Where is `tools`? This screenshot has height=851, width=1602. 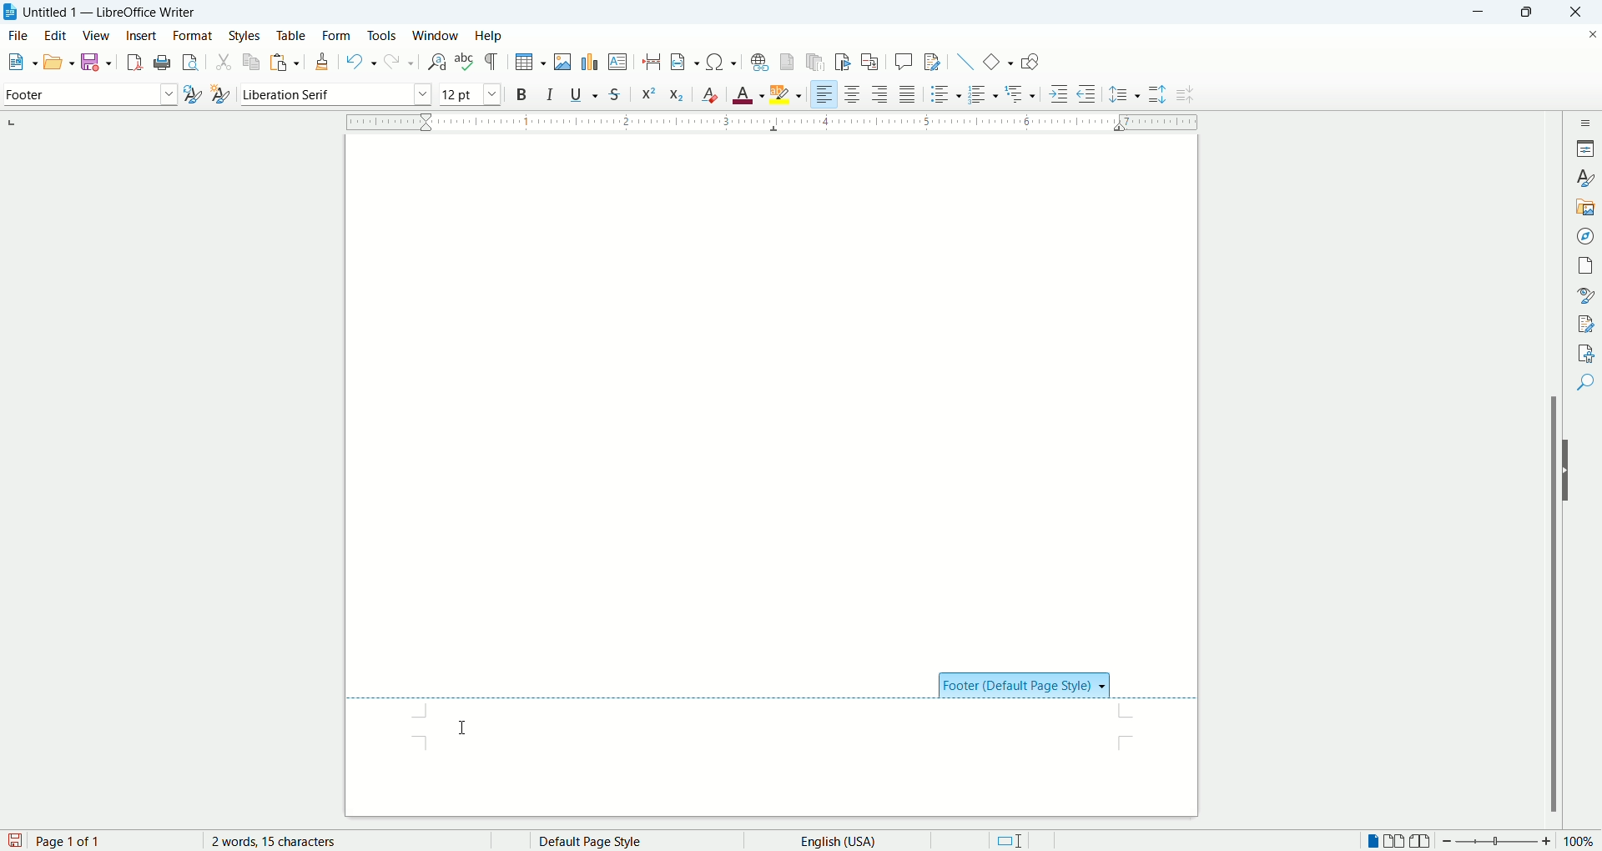
tools is located at coordinates (384, 34).